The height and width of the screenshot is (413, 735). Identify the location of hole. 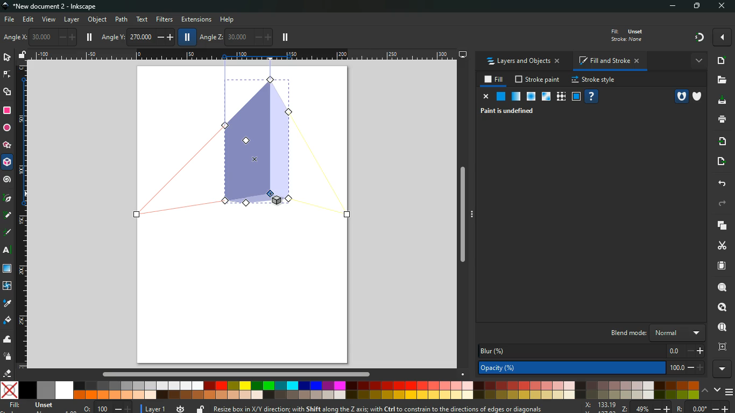
(681, 96).